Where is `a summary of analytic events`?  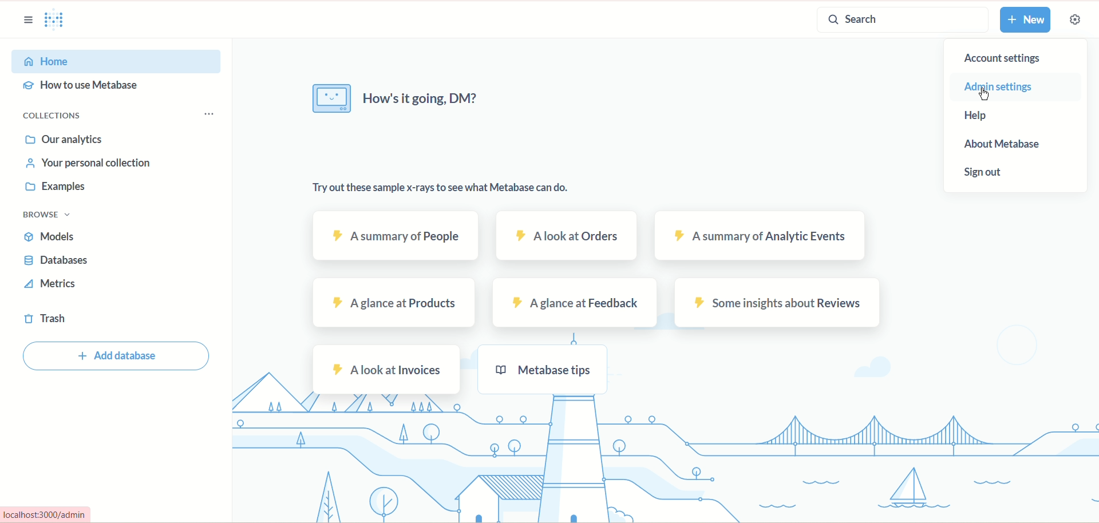 a summary of analytic events is located at coordinates (754, 236).